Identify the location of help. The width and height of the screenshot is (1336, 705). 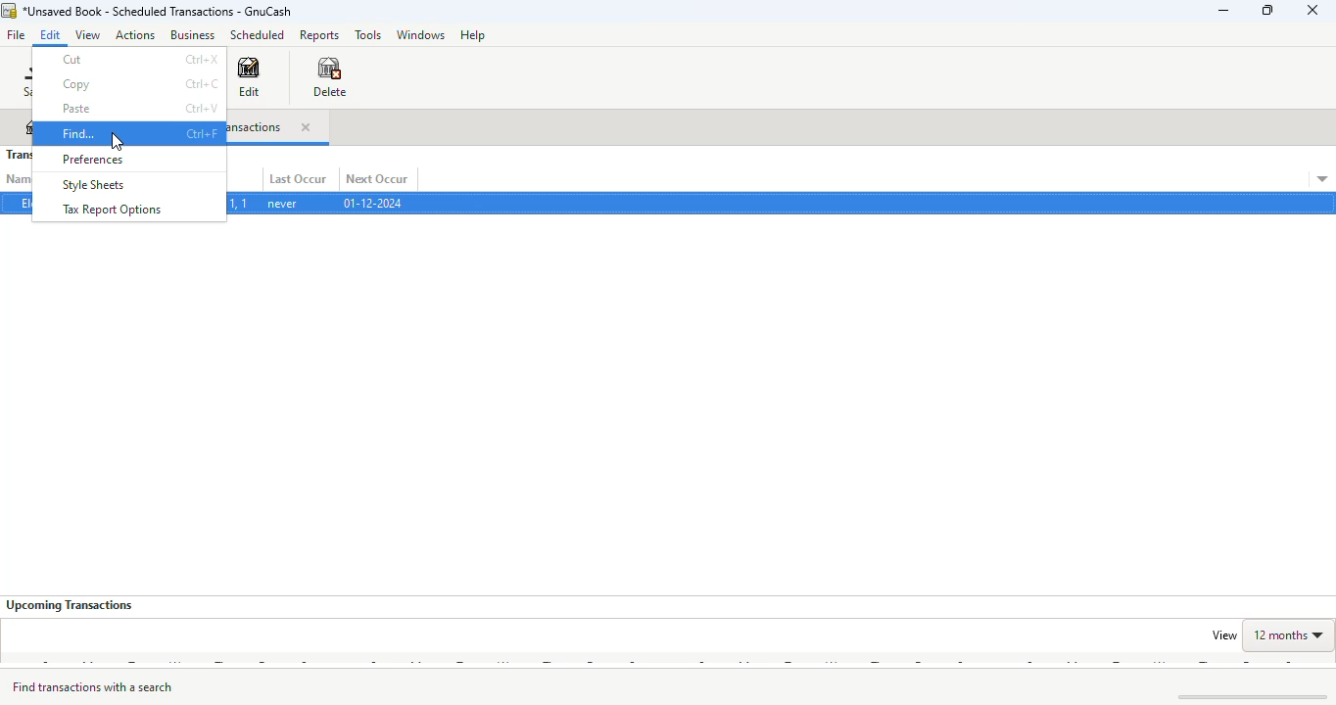
(473, 35).